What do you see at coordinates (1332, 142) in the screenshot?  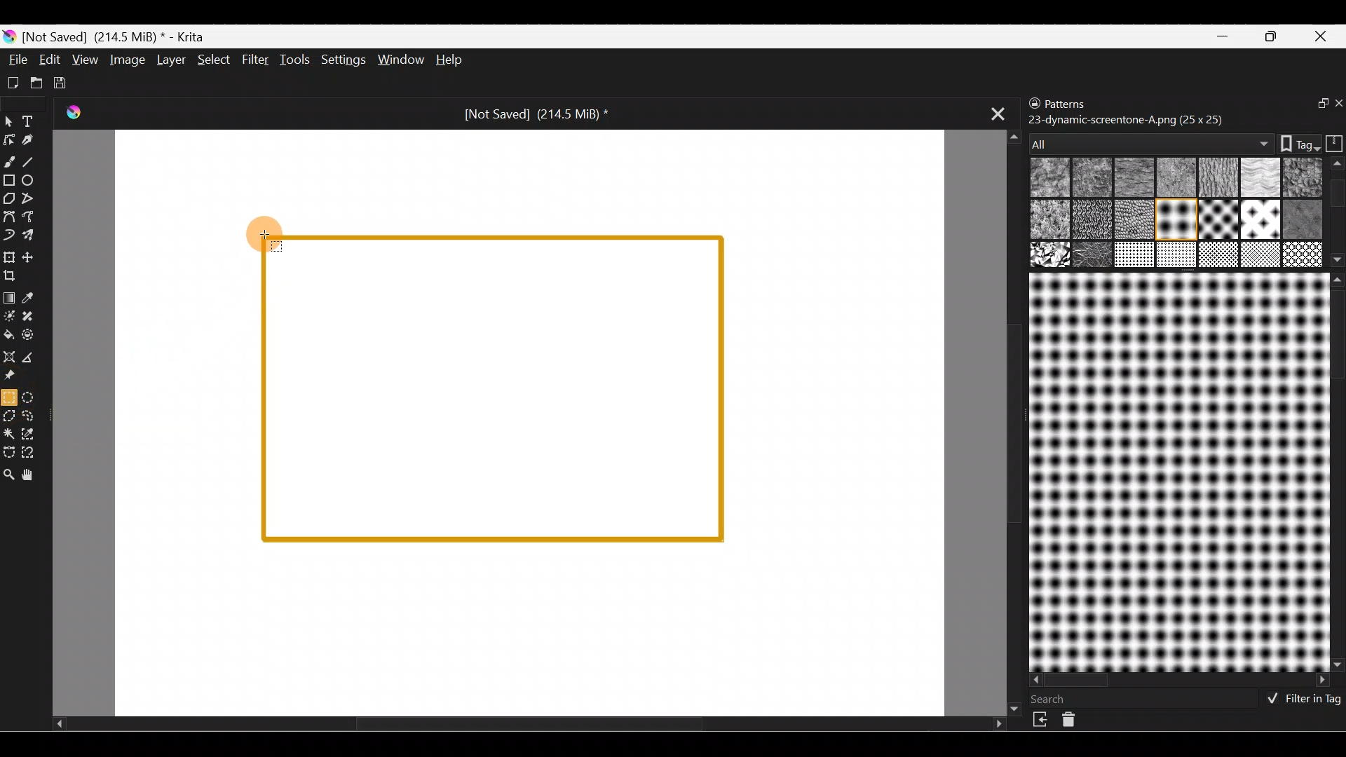 I see `Storage resources` at bounding box center [1332, 142].